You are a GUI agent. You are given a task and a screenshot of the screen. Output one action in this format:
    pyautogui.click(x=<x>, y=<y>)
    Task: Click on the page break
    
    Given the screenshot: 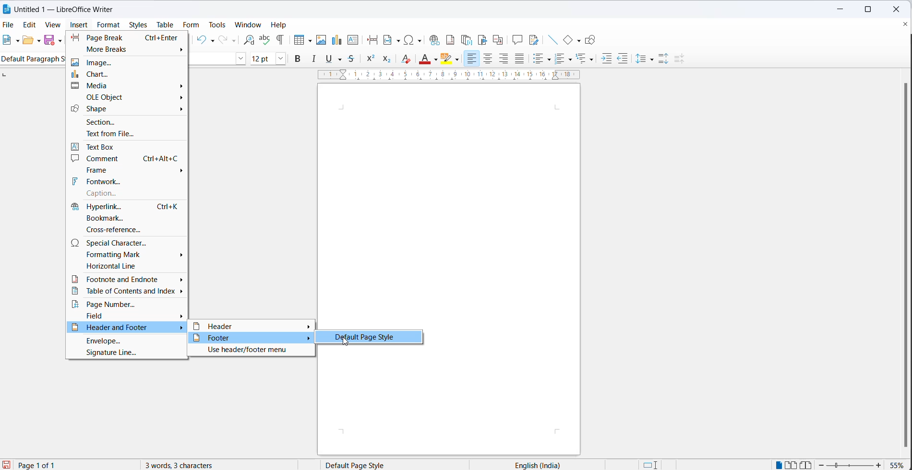 What is the action you would take?
    pyautogui.click(x=126, y=38)
    